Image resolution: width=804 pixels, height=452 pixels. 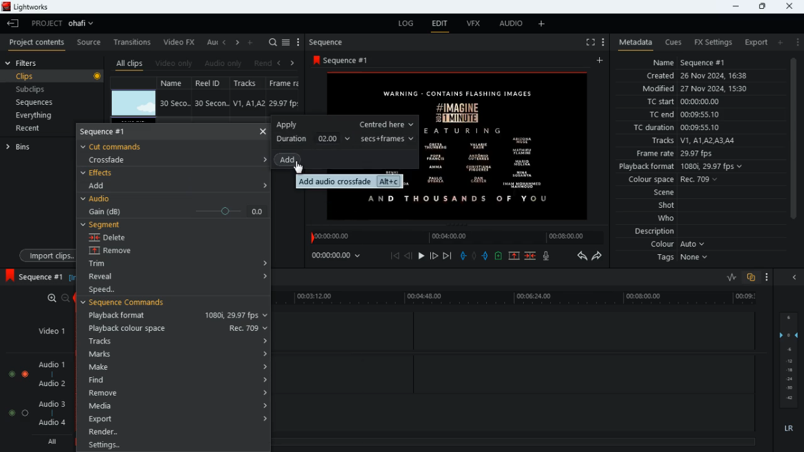 What do you see at coordinates (421, 257) in the screenshot?
I see `play` at bounding box center [421, 257].